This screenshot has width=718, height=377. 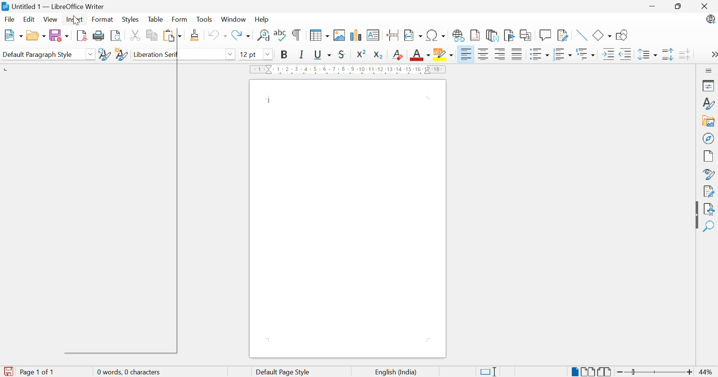 What do you see at coordinates (58, 6) in the screenshot?
I see `Untitled 1 - LibreOffice Writer` at bounding box center [58, 6].